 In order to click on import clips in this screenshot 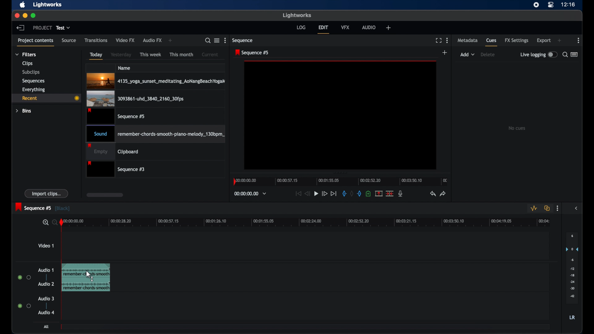, I will do `click(46, 193)`.